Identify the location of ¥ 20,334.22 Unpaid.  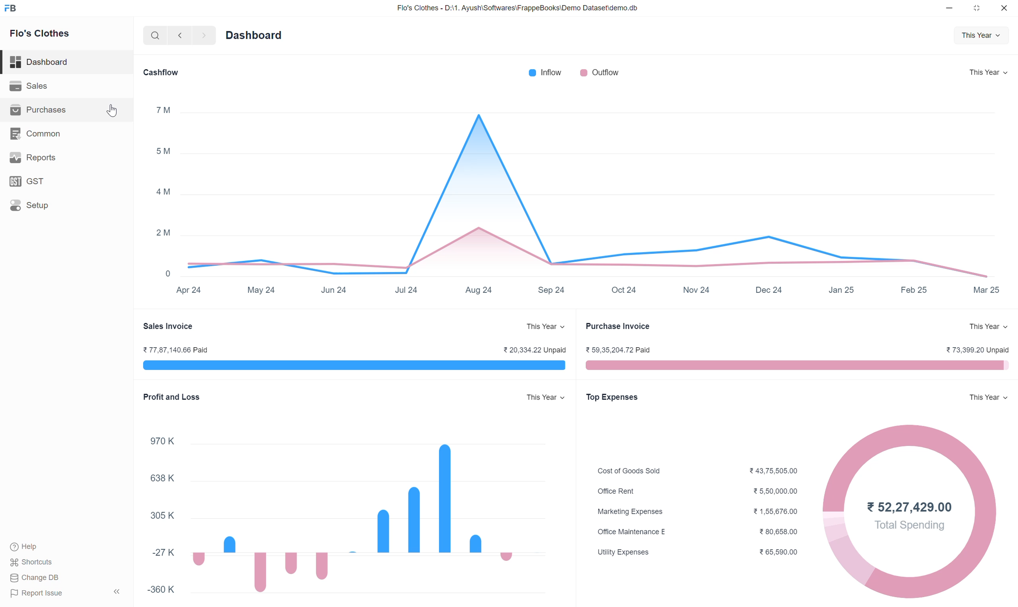
(529, 349).